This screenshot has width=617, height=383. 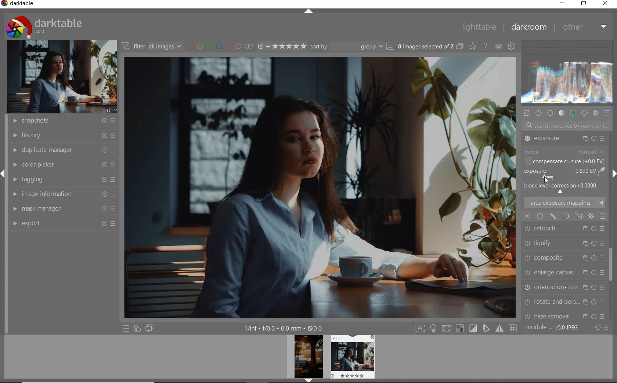 I want to click on SHOW GLOBAL PREFERENCE, so click(x=512, y=46).